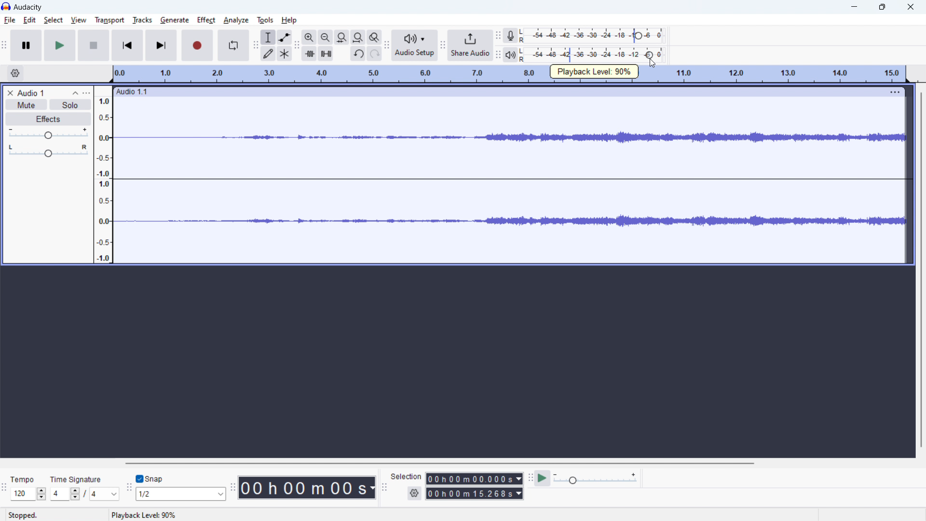 The width and height of the screenshot is (926, 521). Describe the element at coordinates (543, 479) in the screenshot. I see `play at speed` at that location.